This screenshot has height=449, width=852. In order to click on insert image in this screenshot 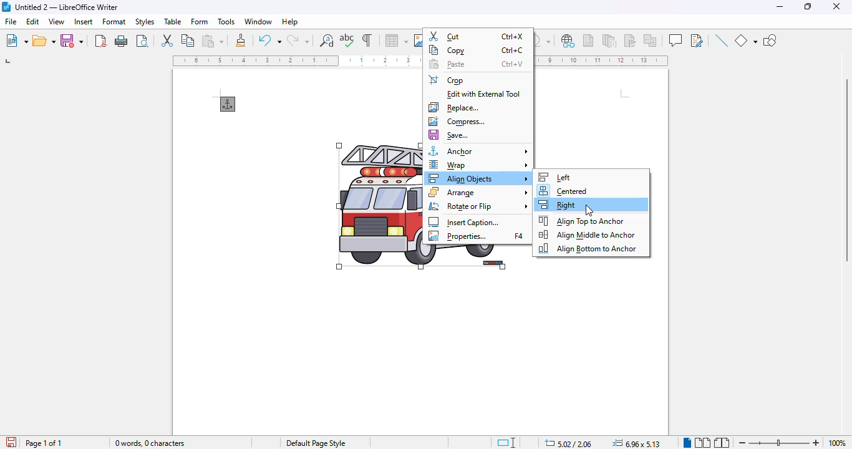, I will do `click(418, 41)`.